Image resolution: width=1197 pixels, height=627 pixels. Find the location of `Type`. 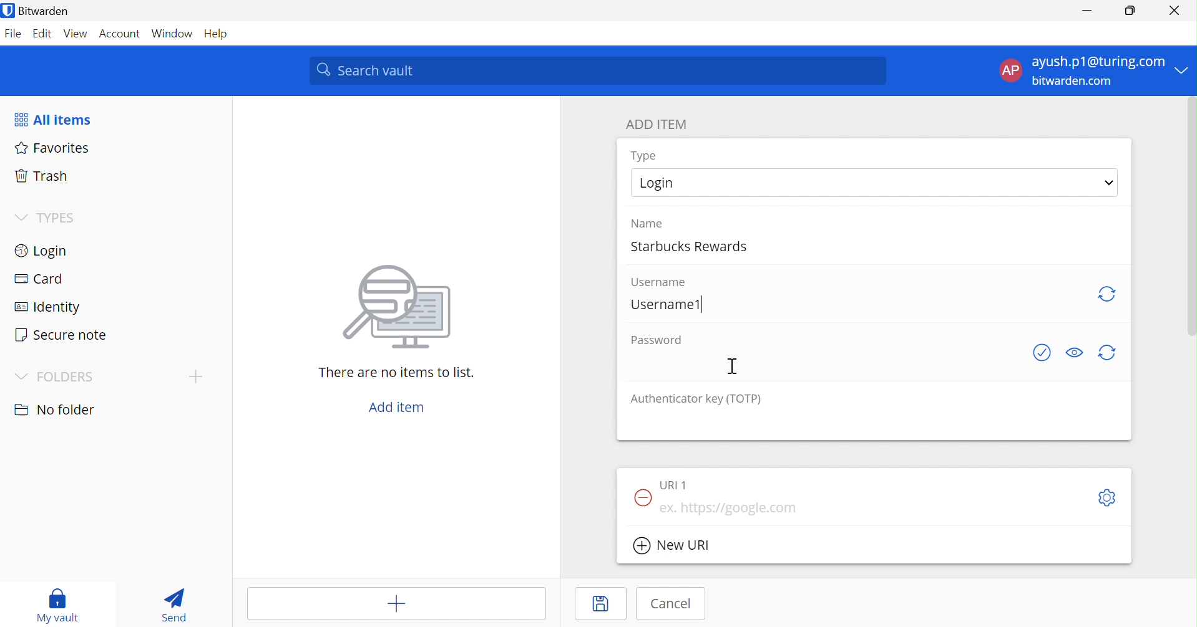

Type is located at coordinates (645, 156).